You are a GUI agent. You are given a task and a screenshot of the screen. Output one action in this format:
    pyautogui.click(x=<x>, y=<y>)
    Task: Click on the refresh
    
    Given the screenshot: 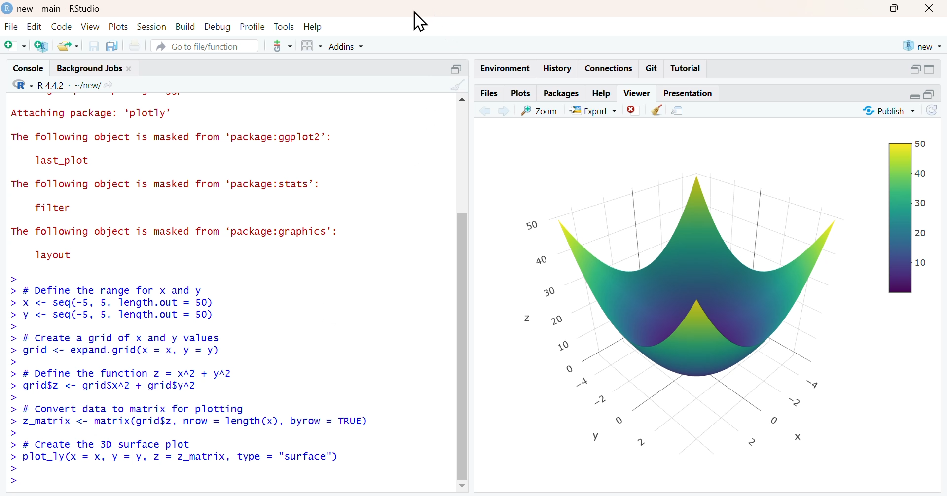 What is the action you would take?
    pyautogui.click(x=937, y=110)
    